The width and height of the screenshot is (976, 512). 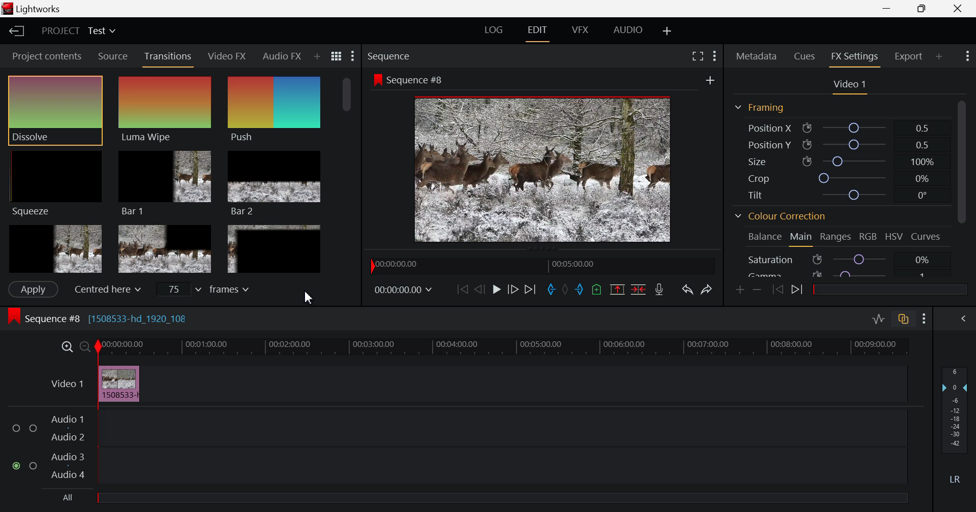 I want to click on Main, so click(x=801, y=238).